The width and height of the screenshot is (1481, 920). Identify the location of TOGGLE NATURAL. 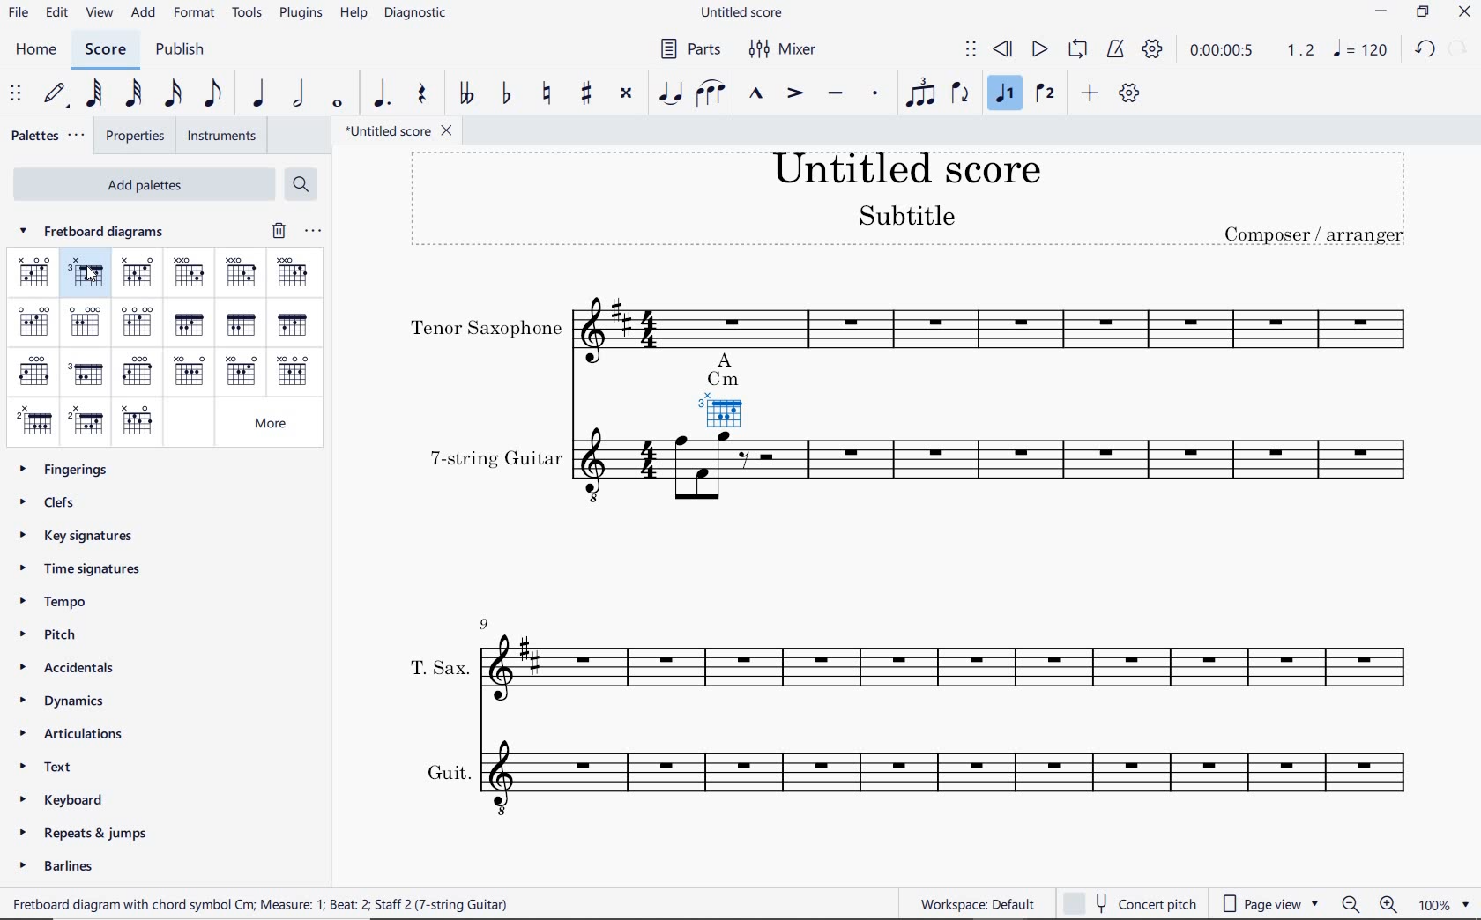
(547, 94).